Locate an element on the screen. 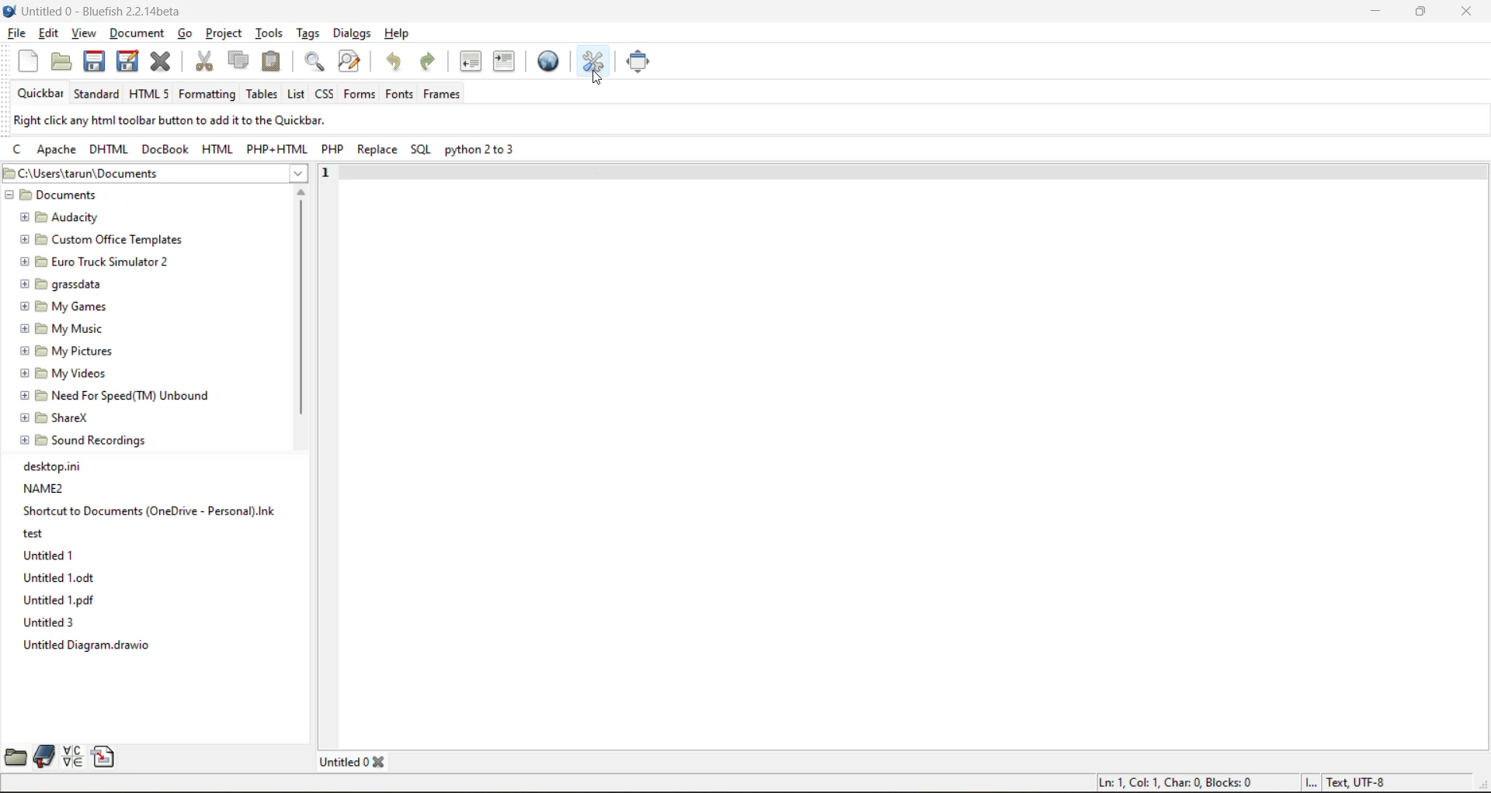  help is located at coordinates (397, 33).